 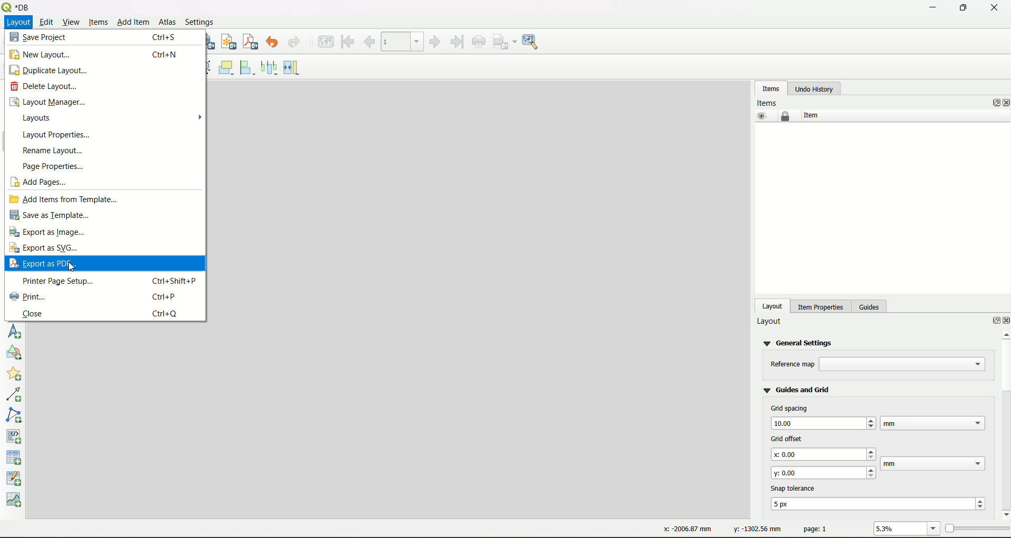 I want to click on page no, so click(x=816, y=529).